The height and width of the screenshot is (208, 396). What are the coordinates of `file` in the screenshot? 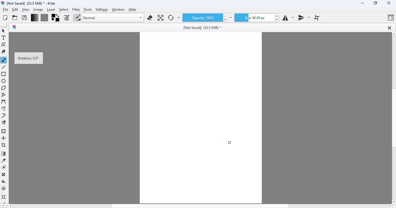 It's located at (6, 10).